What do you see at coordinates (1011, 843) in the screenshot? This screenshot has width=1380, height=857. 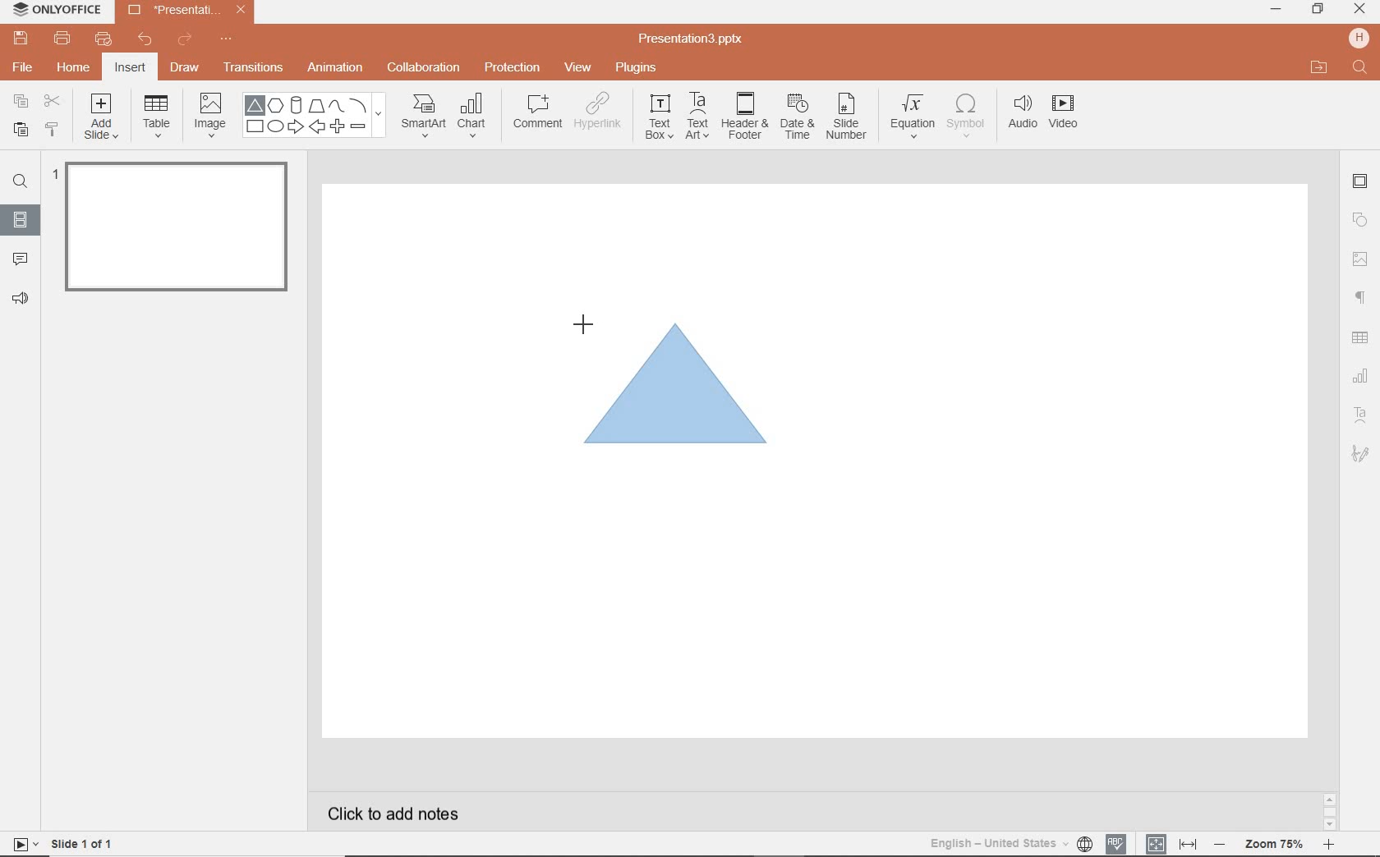 I see `TEXT LANGUAGE` at bounding box center [1011, 843].